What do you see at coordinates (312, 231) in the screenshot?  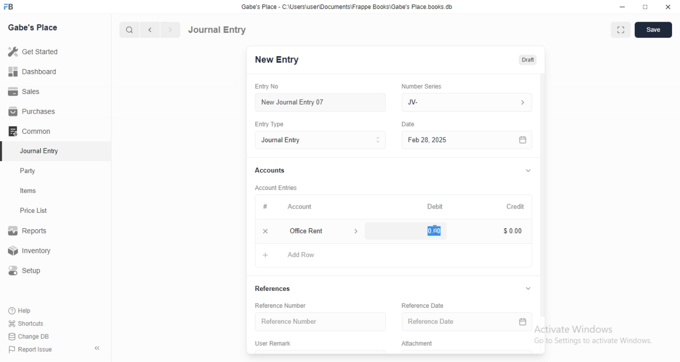 I see `x Office Rent >` at bounding box center [312, 231].